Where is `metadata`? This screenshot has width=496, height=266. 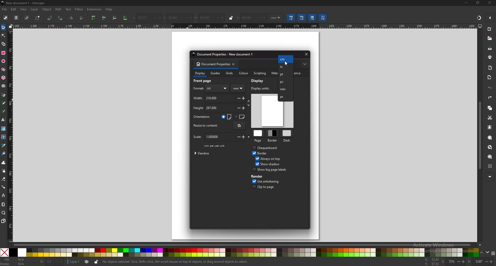
metadata is located at coordinates (274, 74).